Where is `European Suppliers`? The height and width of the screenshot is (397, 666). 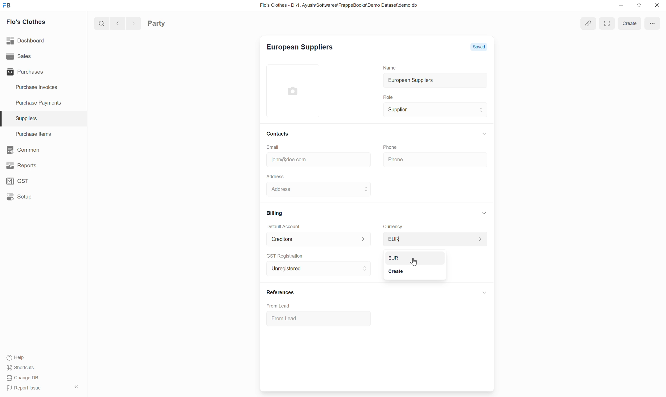
European Suppliers is located at coordinates (406, 80).